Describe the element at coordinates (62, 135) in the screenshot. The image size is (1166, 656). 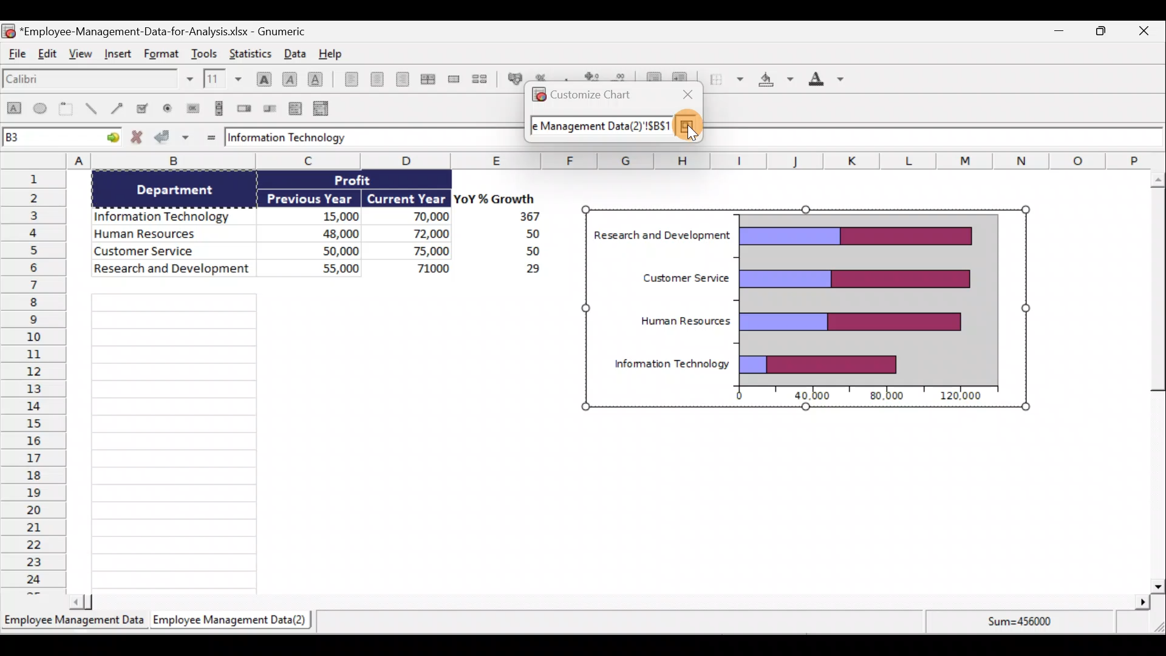
I see `Cell name` at that location.